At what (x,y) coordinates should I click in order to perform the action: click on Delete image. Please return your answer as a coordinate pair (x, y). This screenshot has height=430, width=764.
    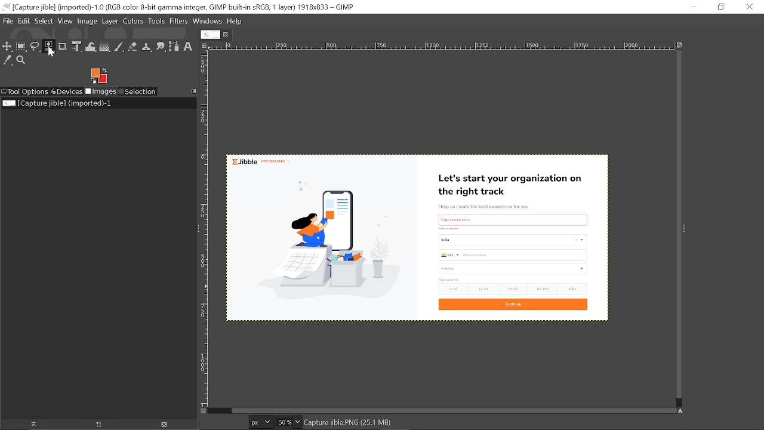
    Looking at the image, I should click on (165, 425).